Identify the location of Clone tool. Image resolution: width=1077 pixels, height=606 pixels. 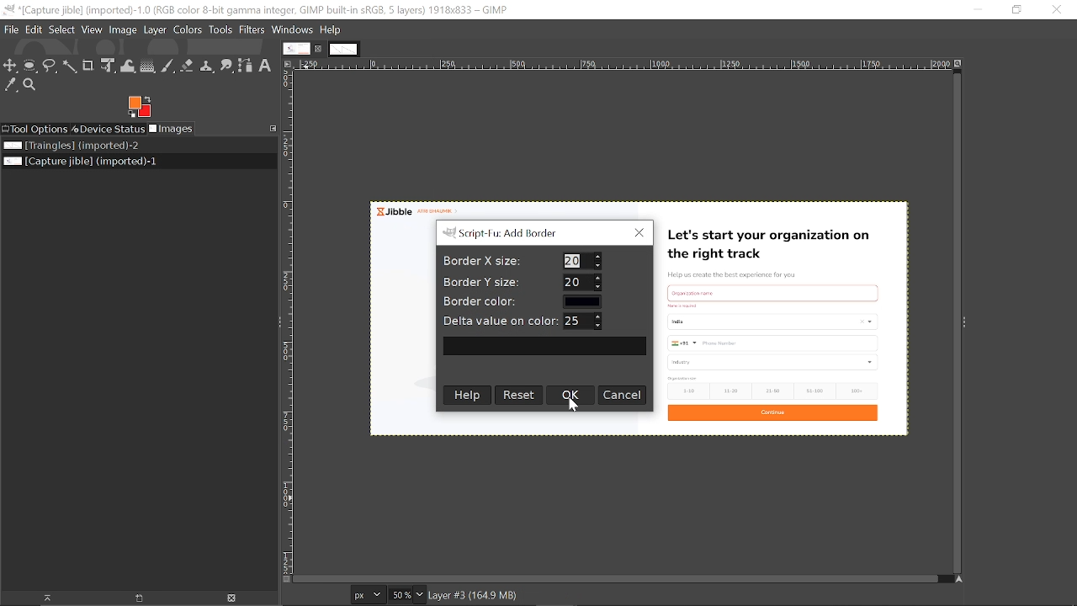
(209, 66).